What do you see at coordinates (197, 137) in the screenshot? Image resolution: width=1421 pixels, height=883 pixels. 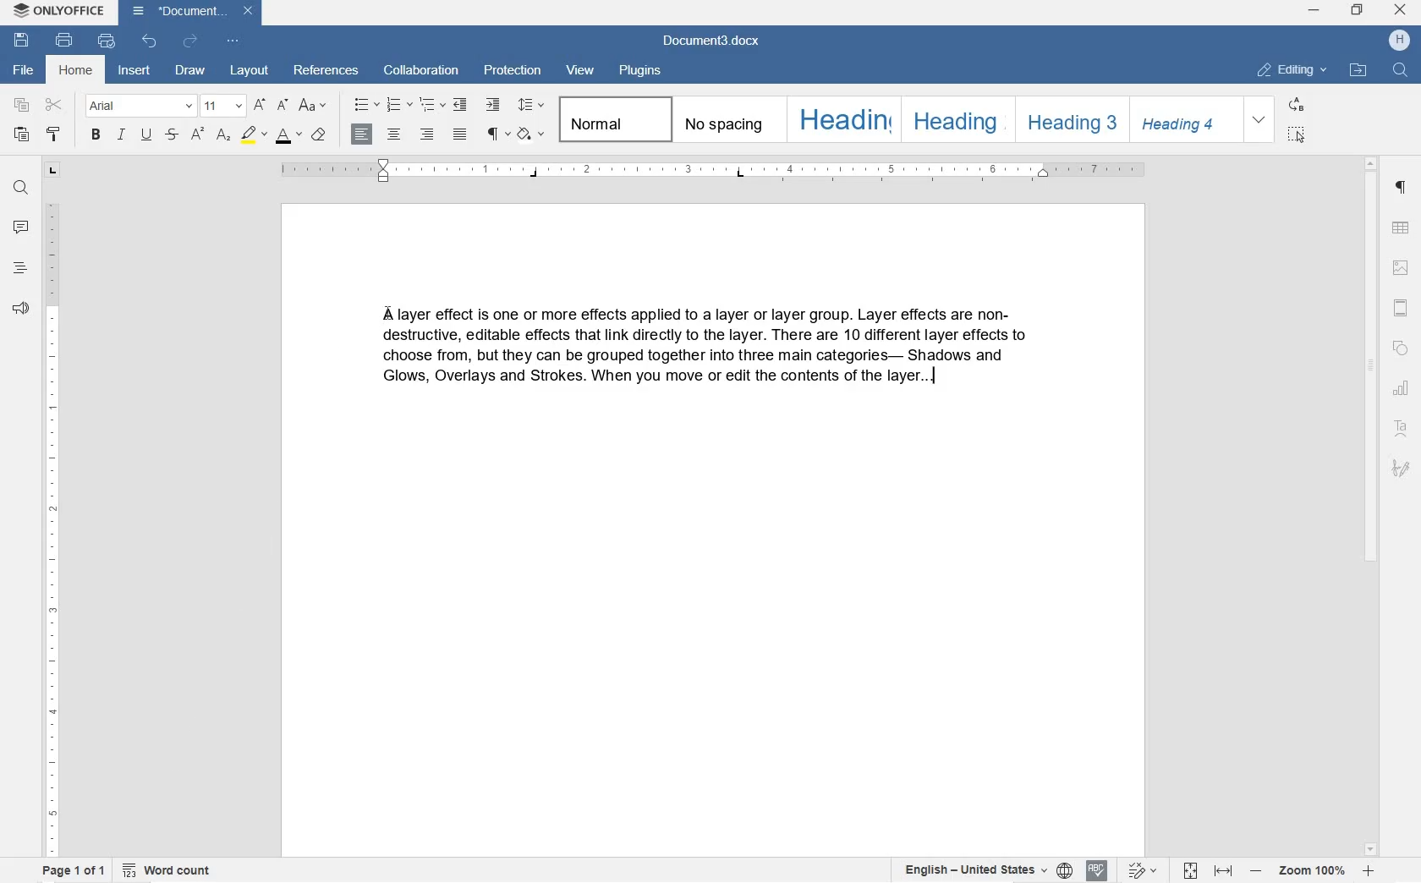 I see `SUBSCRIPT` at bounding box center [197, 137].